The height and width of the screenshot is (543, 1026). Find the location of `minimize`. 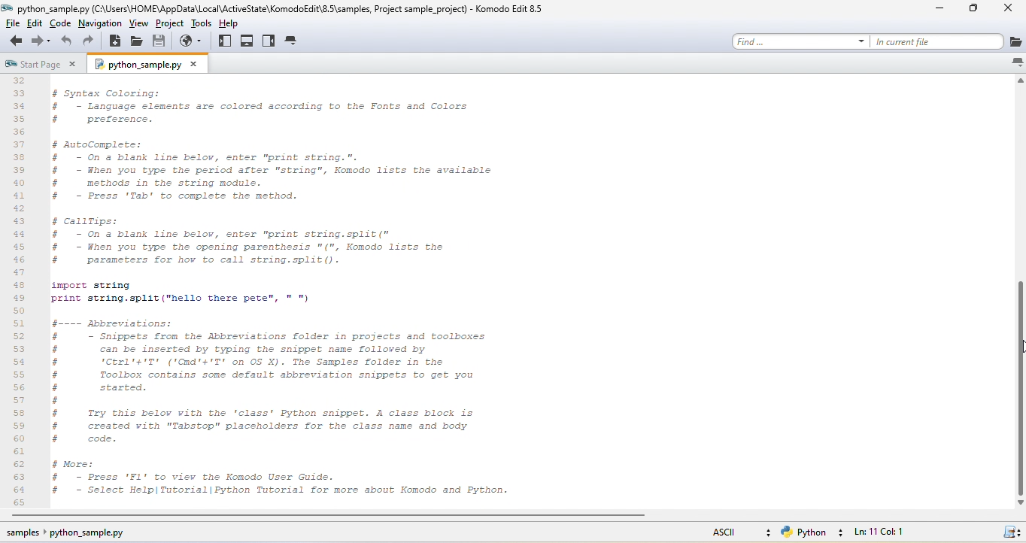

minimize is located at coordinates (934, 11).